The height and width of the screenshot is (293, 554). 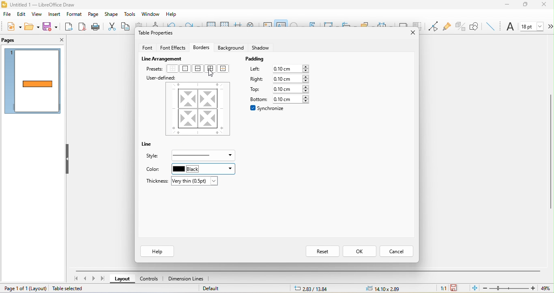 What do you see at coordinates (155, 69) in the screenshot?
I see `presets` at bounding box center [155, 69].